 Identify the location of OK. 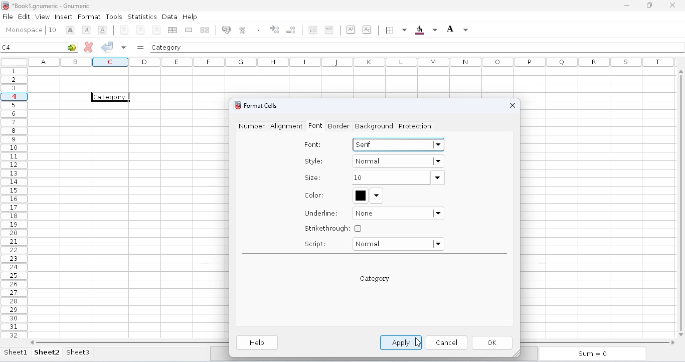
(493, 343).